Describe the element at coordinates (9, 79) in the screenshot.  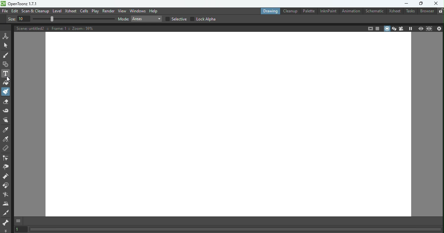
I see `cursor` at that location.